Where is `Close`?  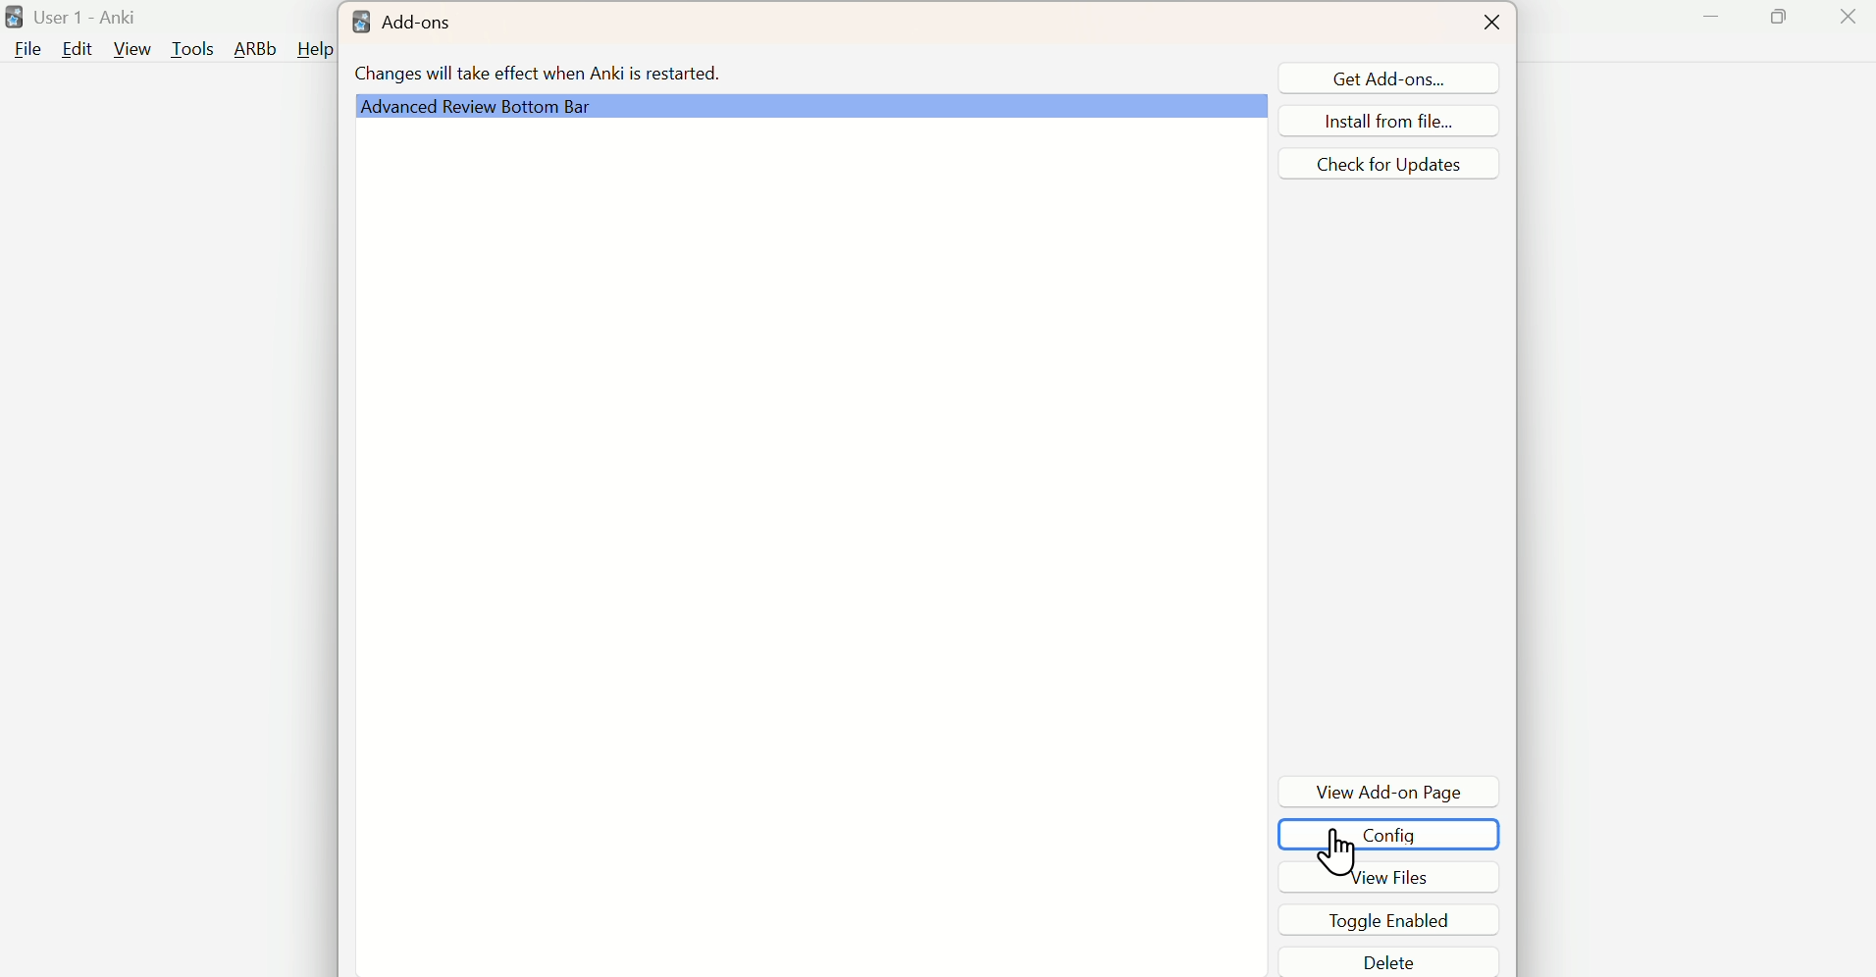
Close is located at coordinates (1854, 16).